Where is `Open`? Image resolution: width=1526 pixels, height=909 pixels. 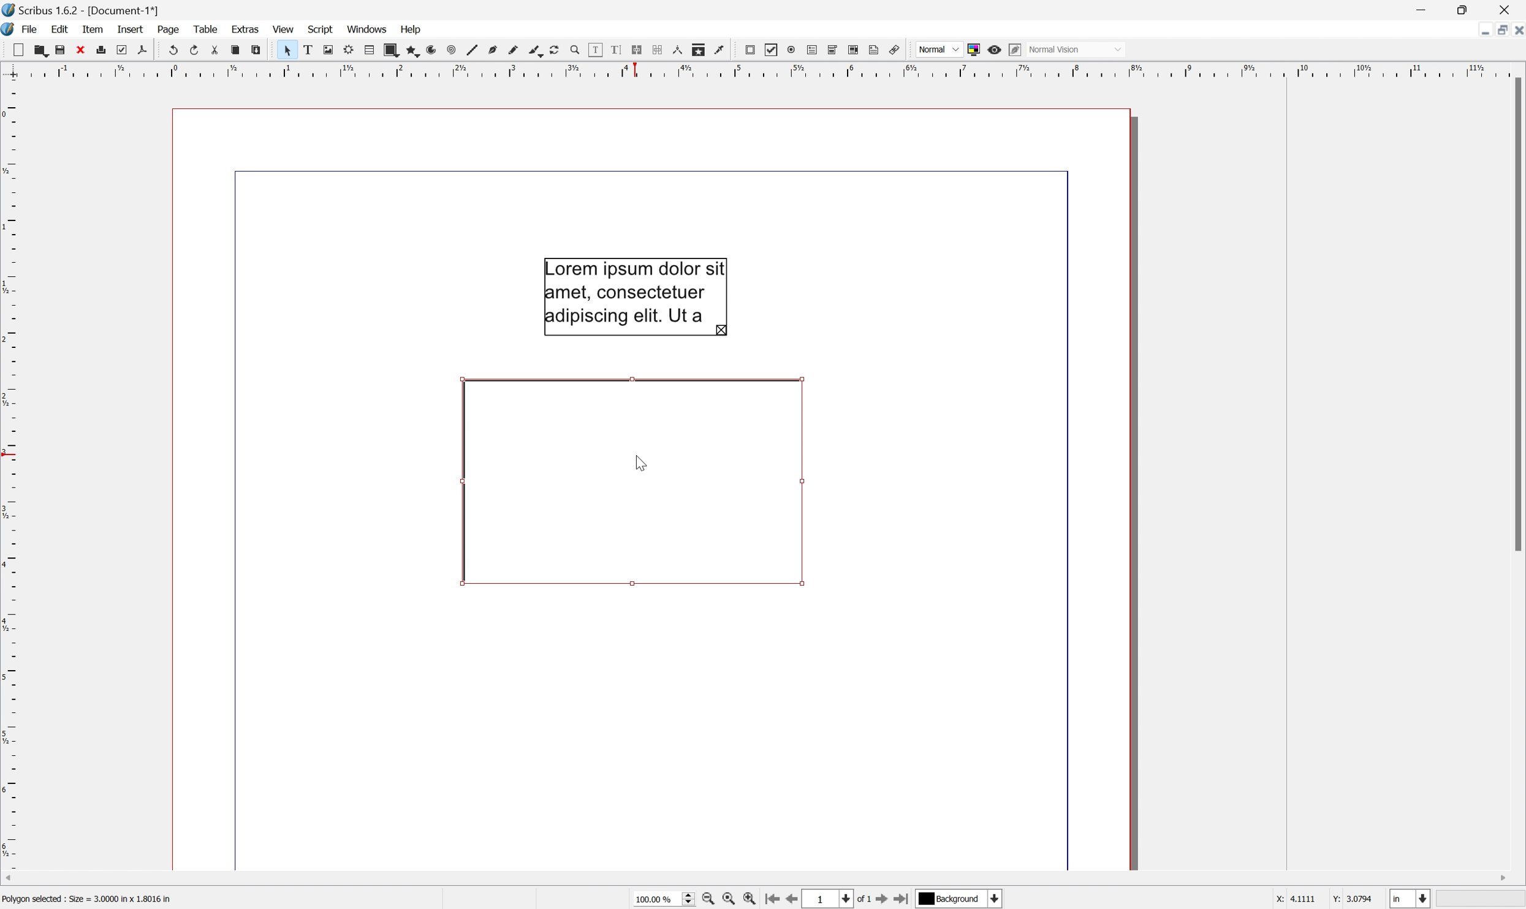
Open is located at coordinates (36, 51).